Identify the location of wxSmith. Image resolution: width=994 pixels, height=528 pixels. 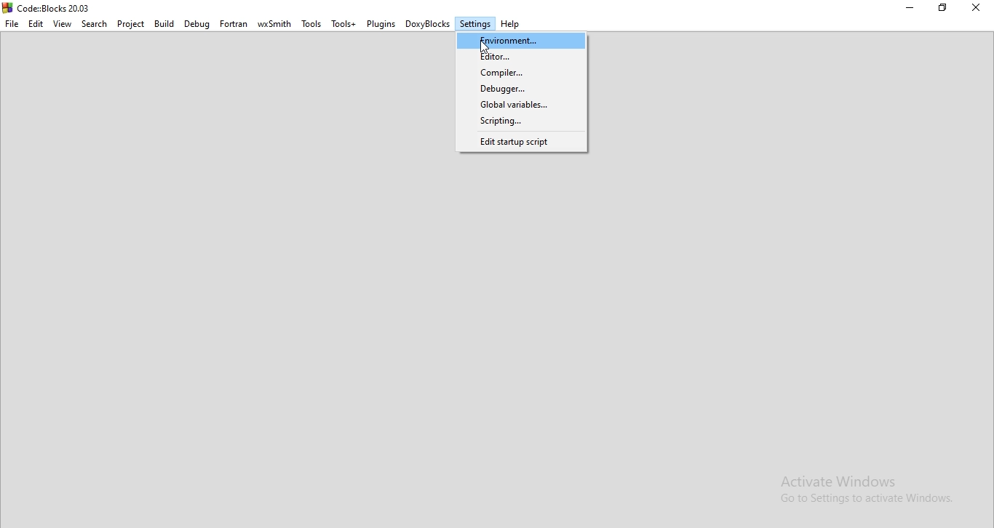
(277, 25).